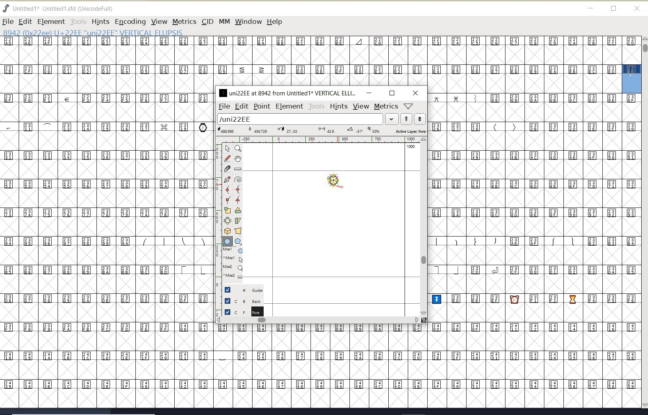  I want to click on add a corner point, so click(228, 200).